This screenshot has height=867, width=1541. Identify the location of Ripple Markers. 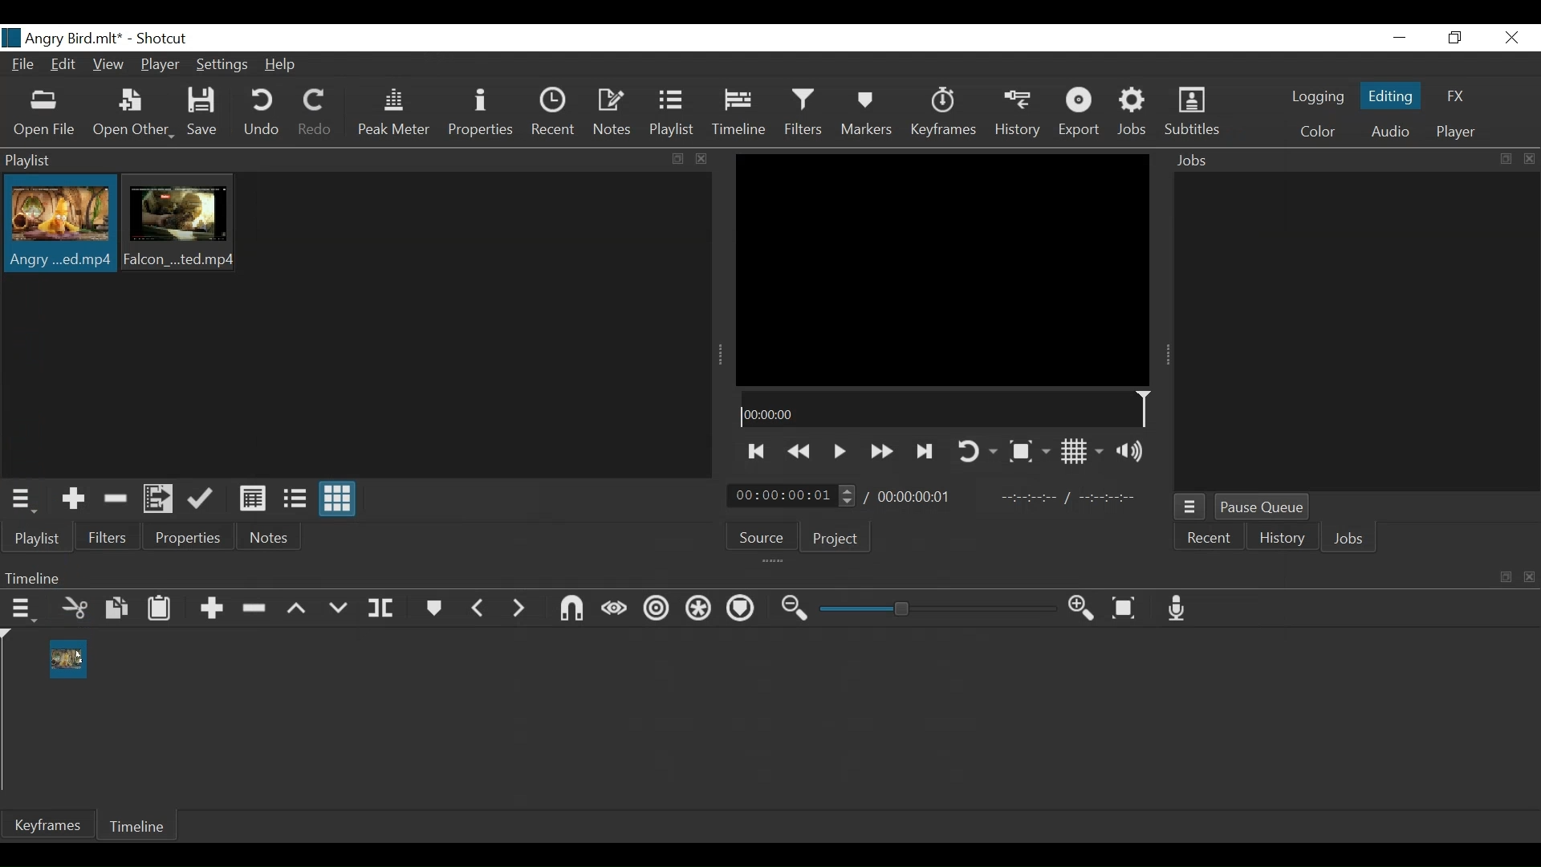
(740, 608).